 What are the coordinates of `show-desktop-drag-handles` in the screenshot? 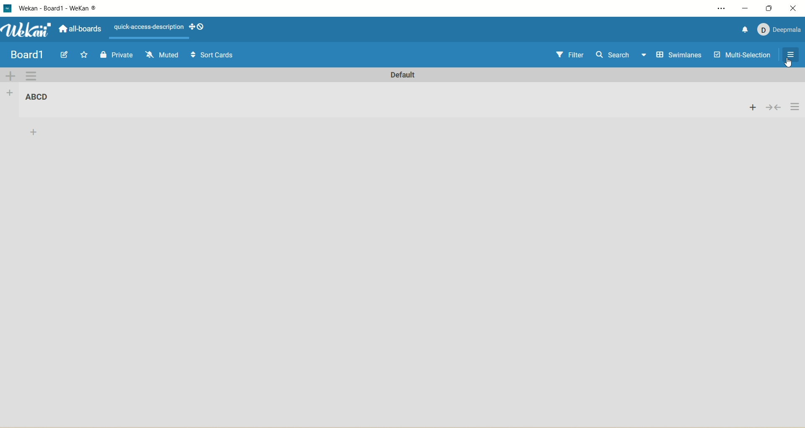 It's located at (192, 27).